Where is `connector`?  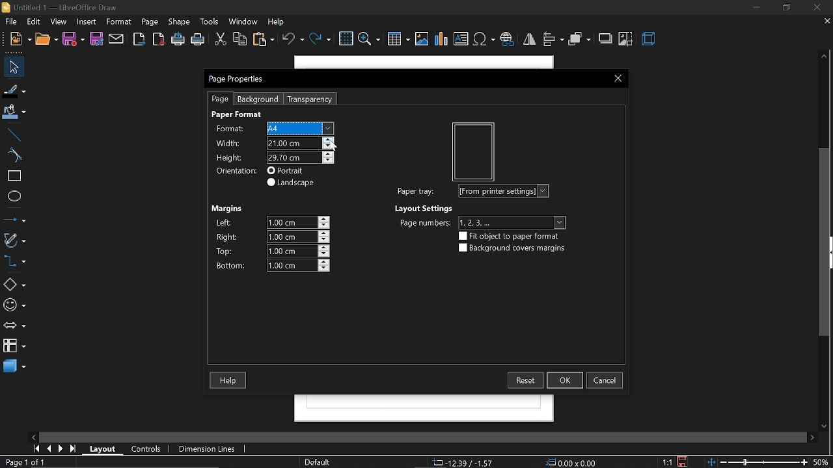 connector is located at coordinates (15, 264).